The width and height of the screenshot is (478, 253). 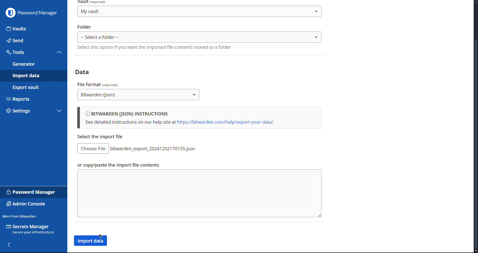 What do you see at coordinates (99, 84) in the screenshot?
I see `file format` at bounding box center [99, 84].